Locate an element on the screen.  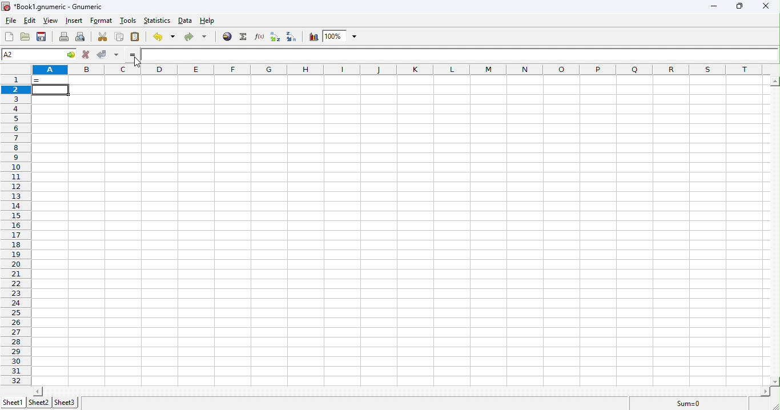
cell options is located at coordinates (71, 54).